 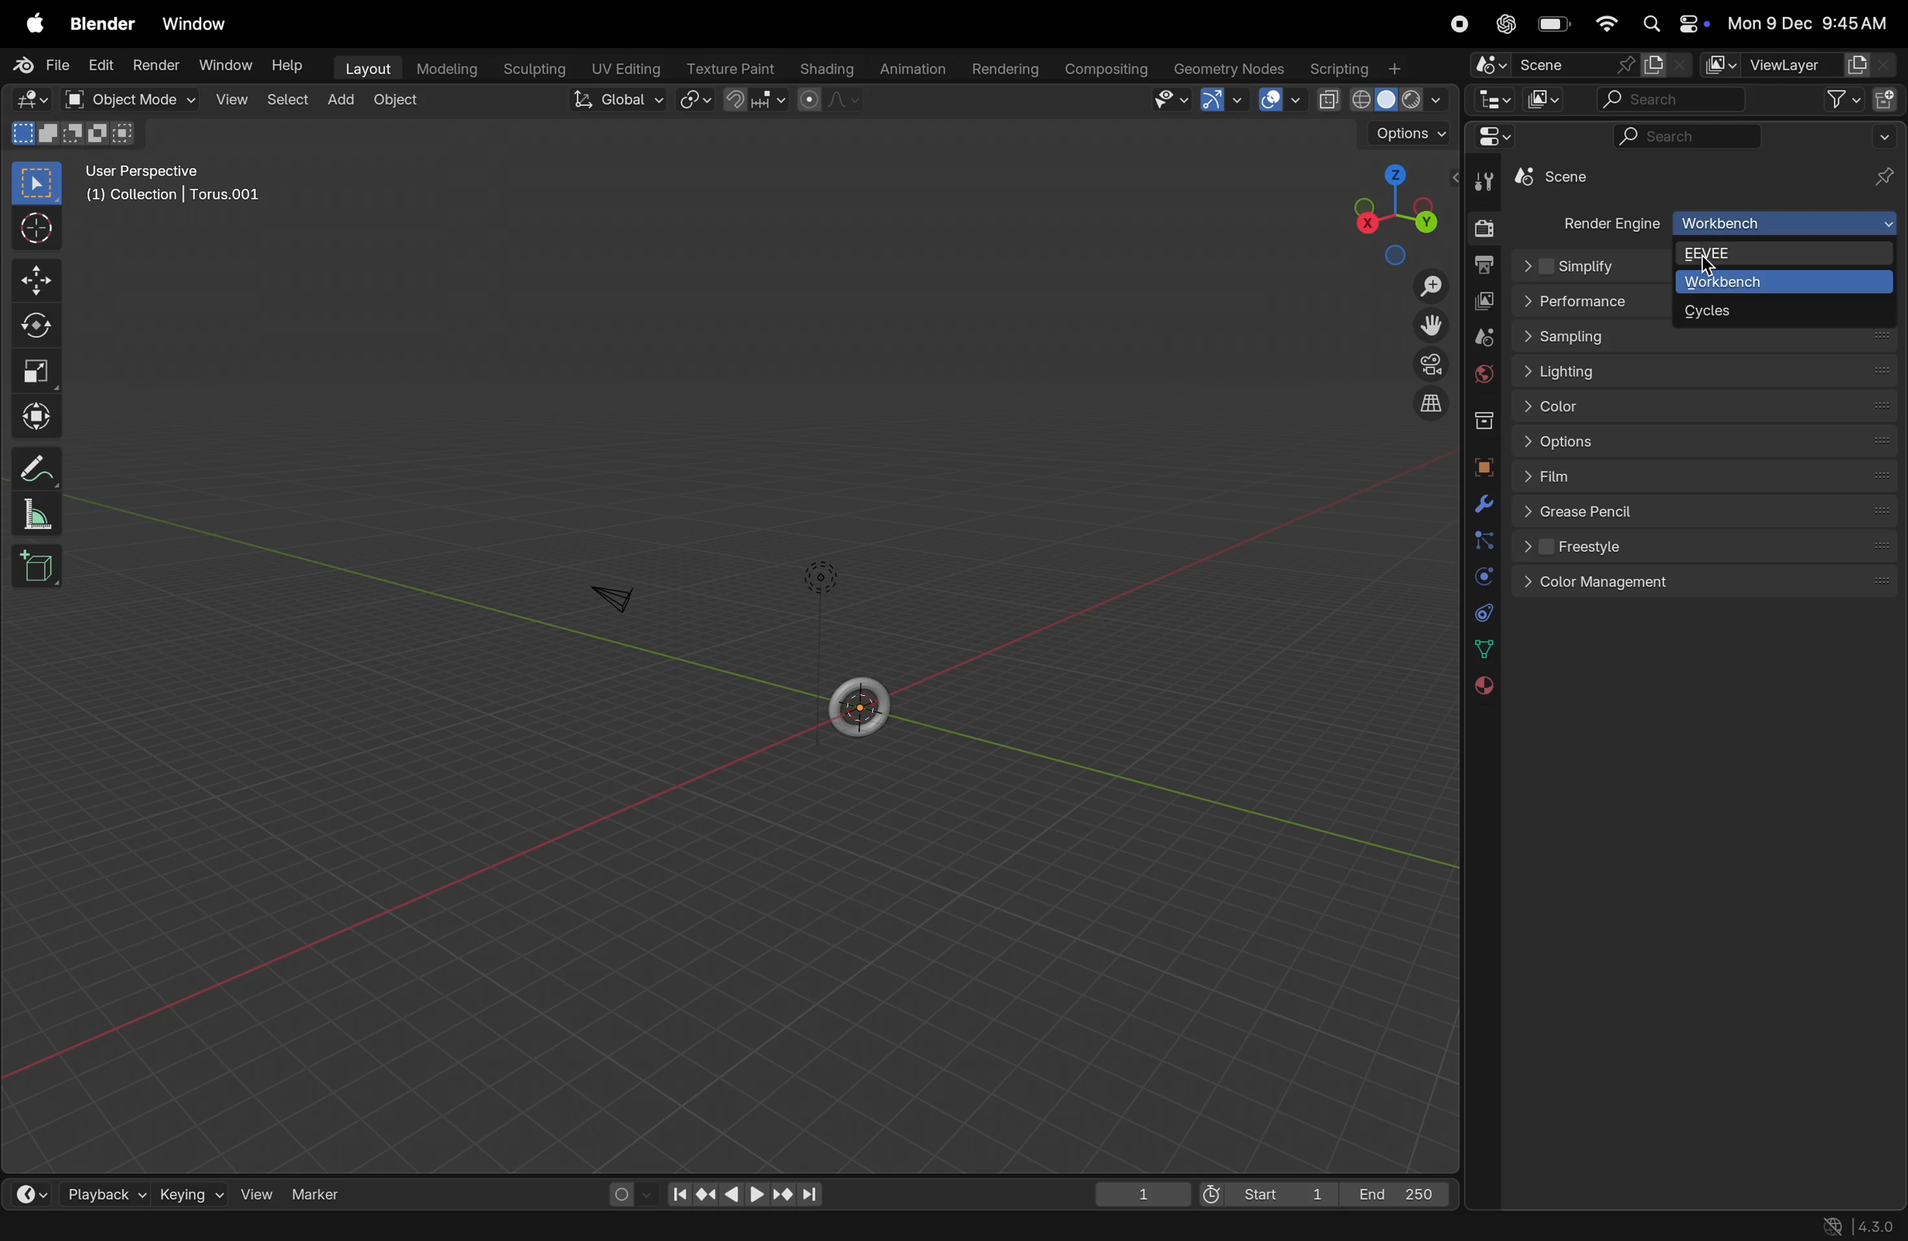 I want to click on tools, so click(x=1485, y=182).